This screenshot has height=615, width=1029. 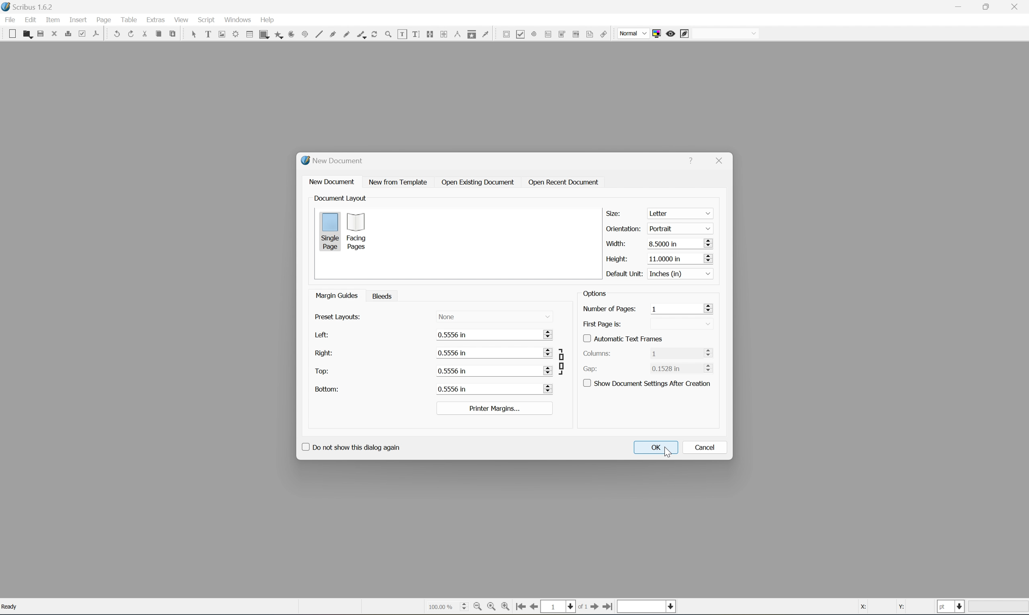 I want to click on cursor, so click(x=661, y=453).